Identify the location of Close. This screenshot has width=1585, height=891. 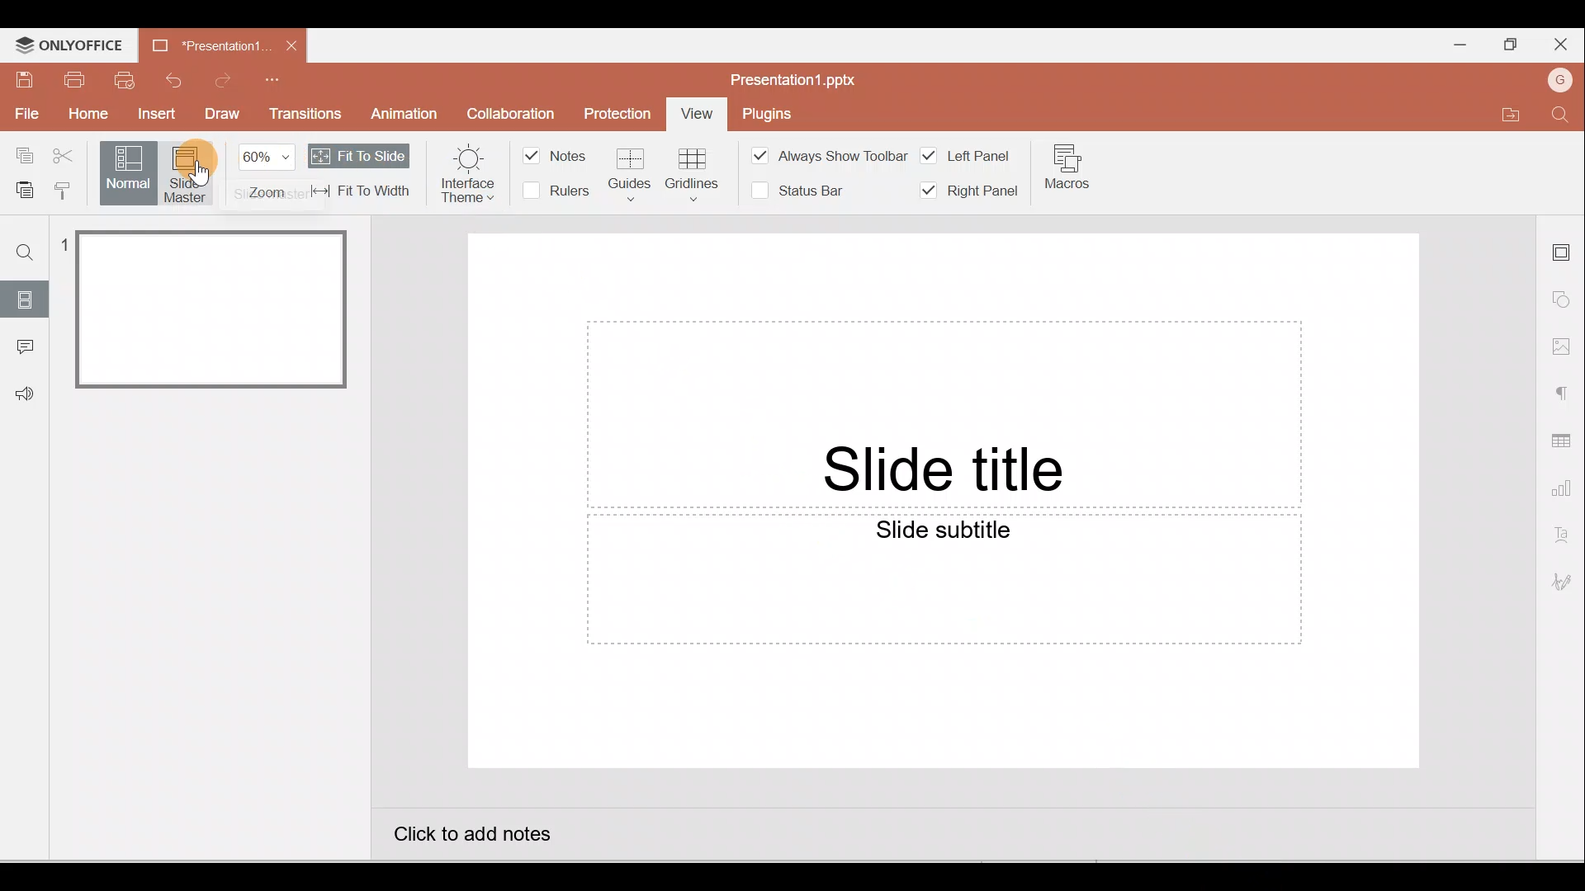
(292, 43).